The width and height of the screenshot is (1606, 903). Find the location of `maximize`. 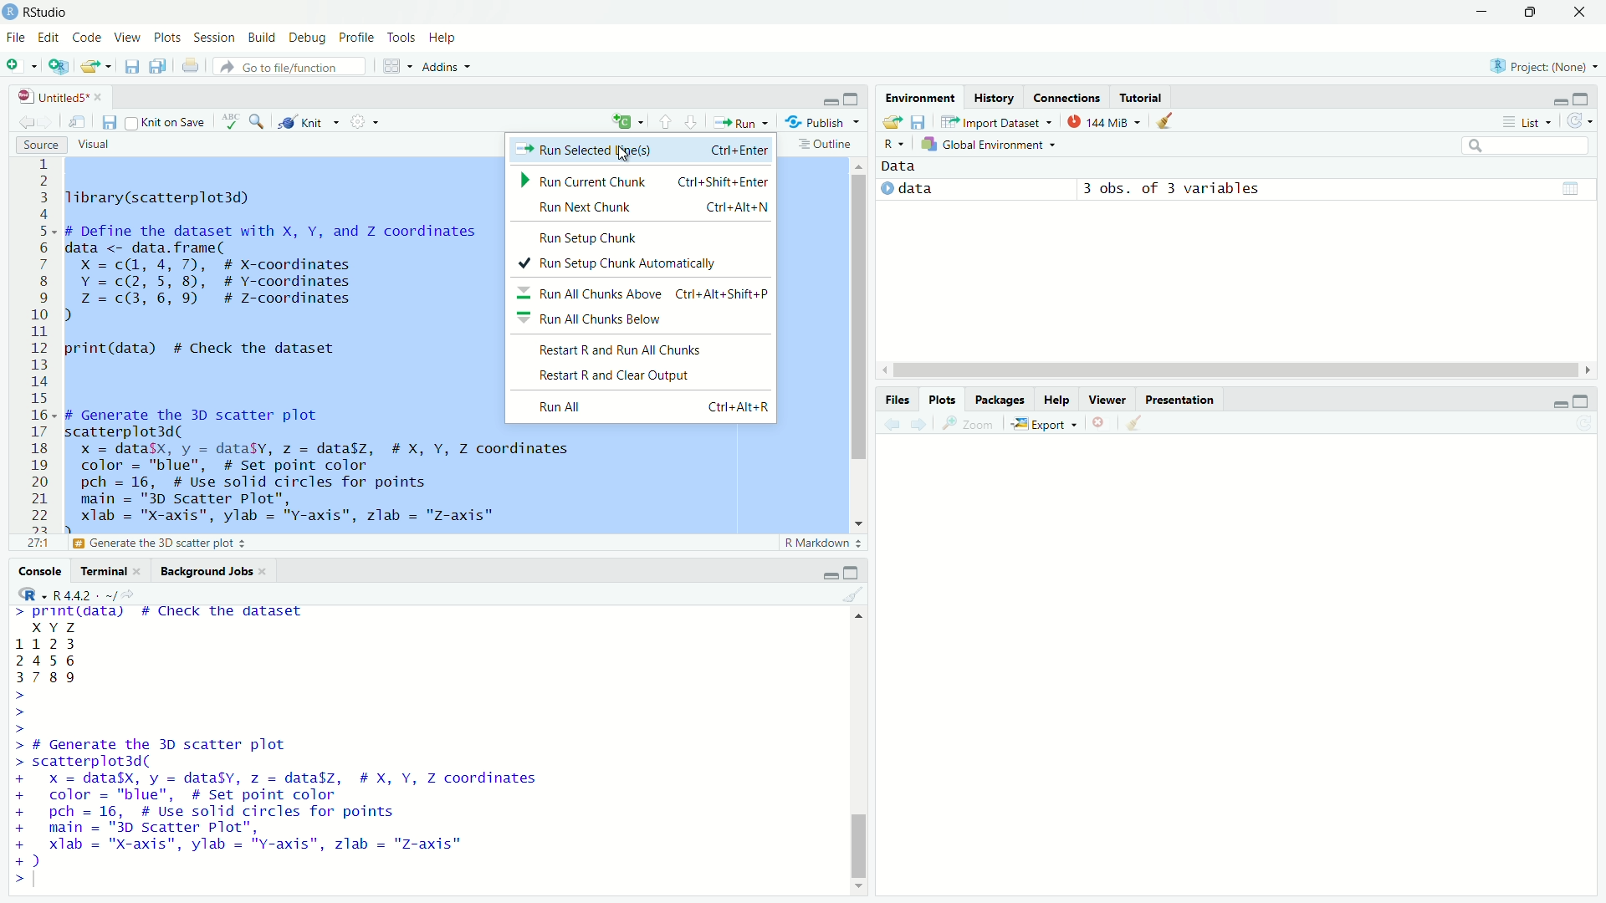

maximize is located at coordinates (852, 571).